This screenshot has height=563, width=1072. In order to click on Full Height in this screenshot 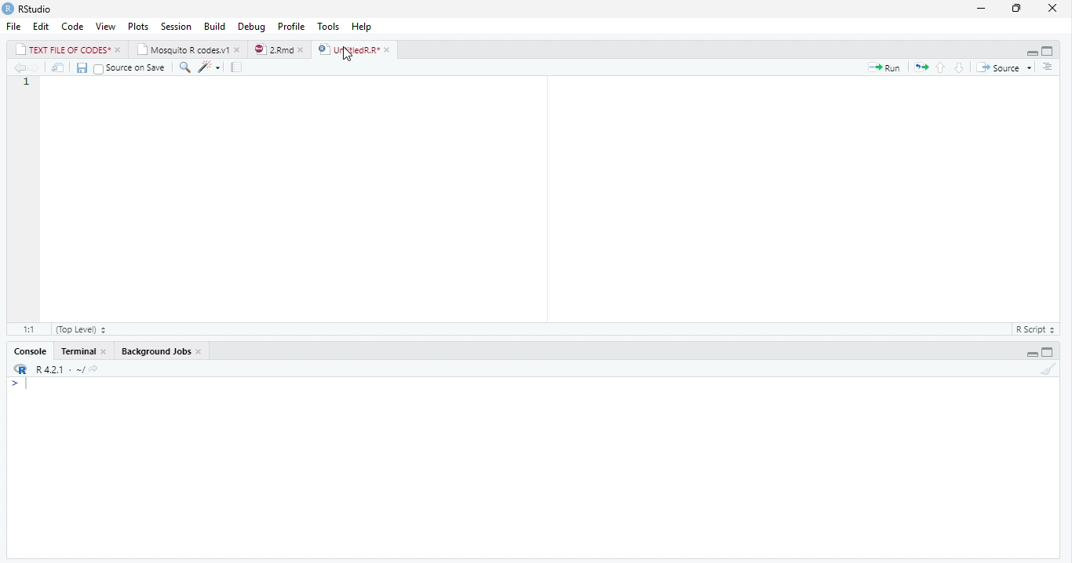, I will do `click(1048, 51)`.